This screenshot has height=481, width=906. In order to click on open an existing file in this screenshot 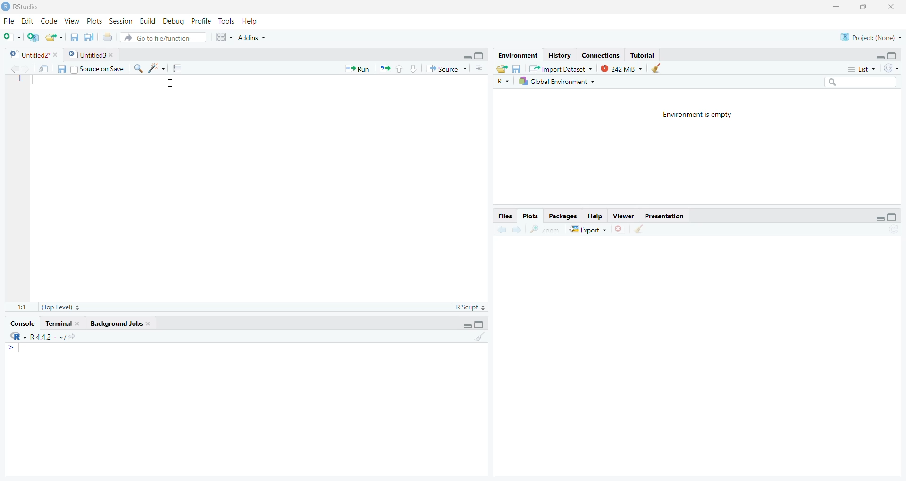, I will do `click(55, 36)`.